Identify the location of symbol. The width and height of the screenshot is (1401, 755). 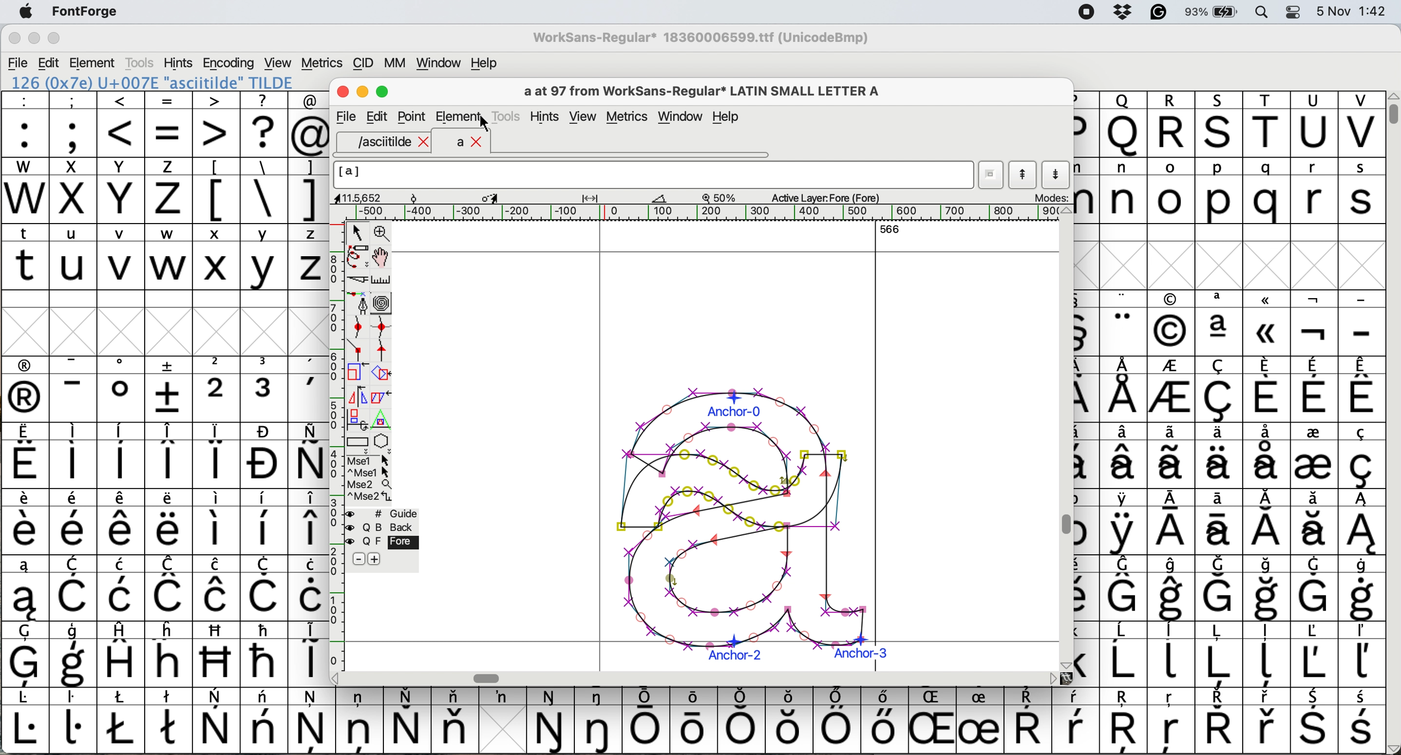
(1123, 522).